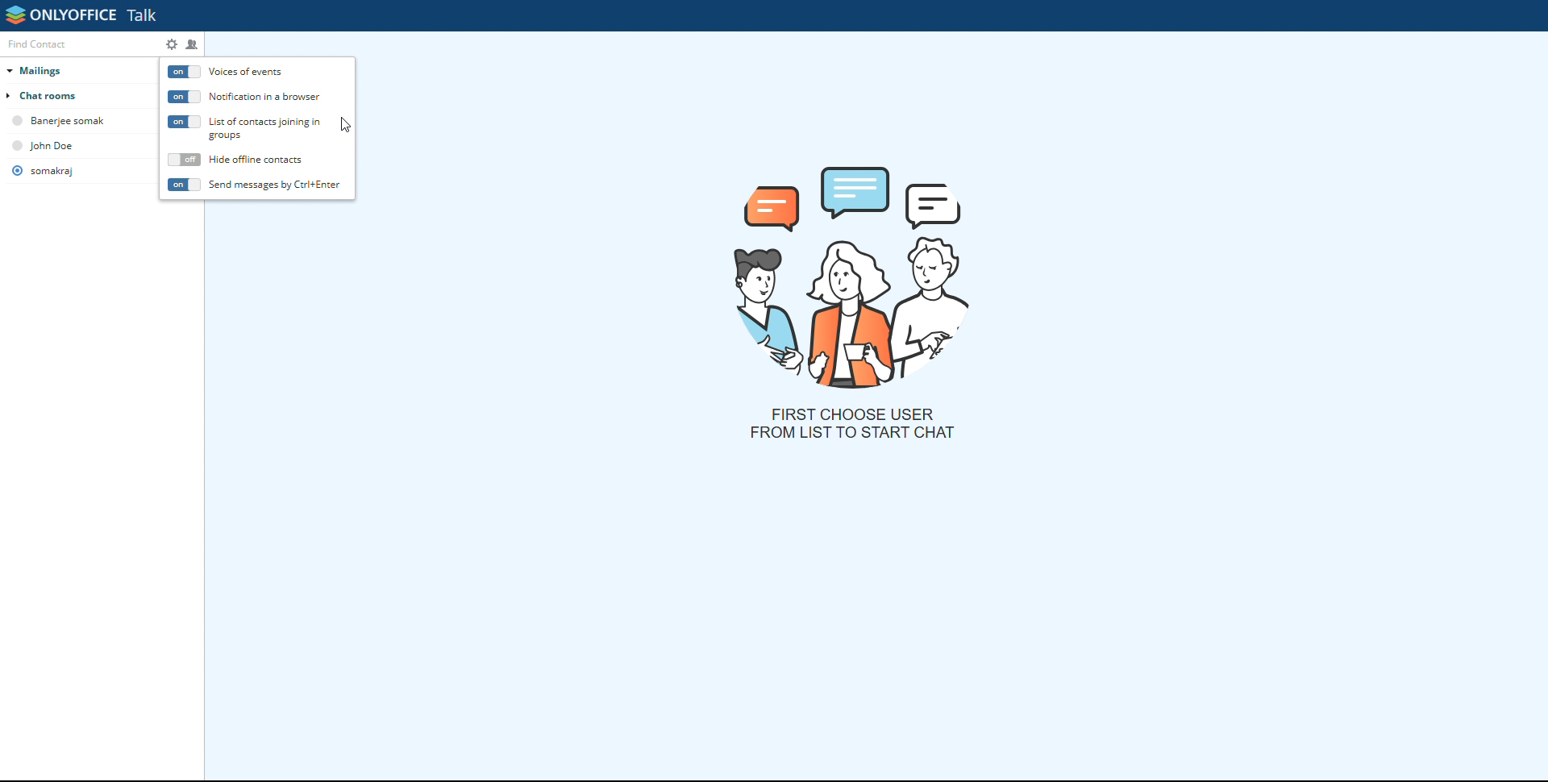 This screenshot has width=1548, height=782. I want to click on create chatroom, so click(193, 44).